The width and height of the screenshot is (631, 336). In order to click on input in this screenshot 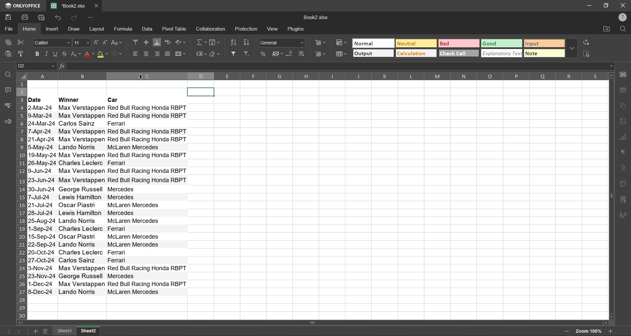, I will do `click(543, 43)`.